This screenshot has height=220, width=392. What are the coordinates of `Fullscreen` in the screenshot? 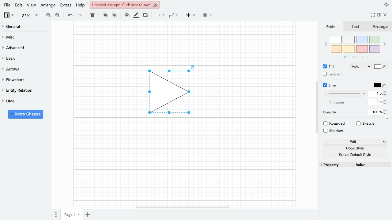 It's located at (374, 15).